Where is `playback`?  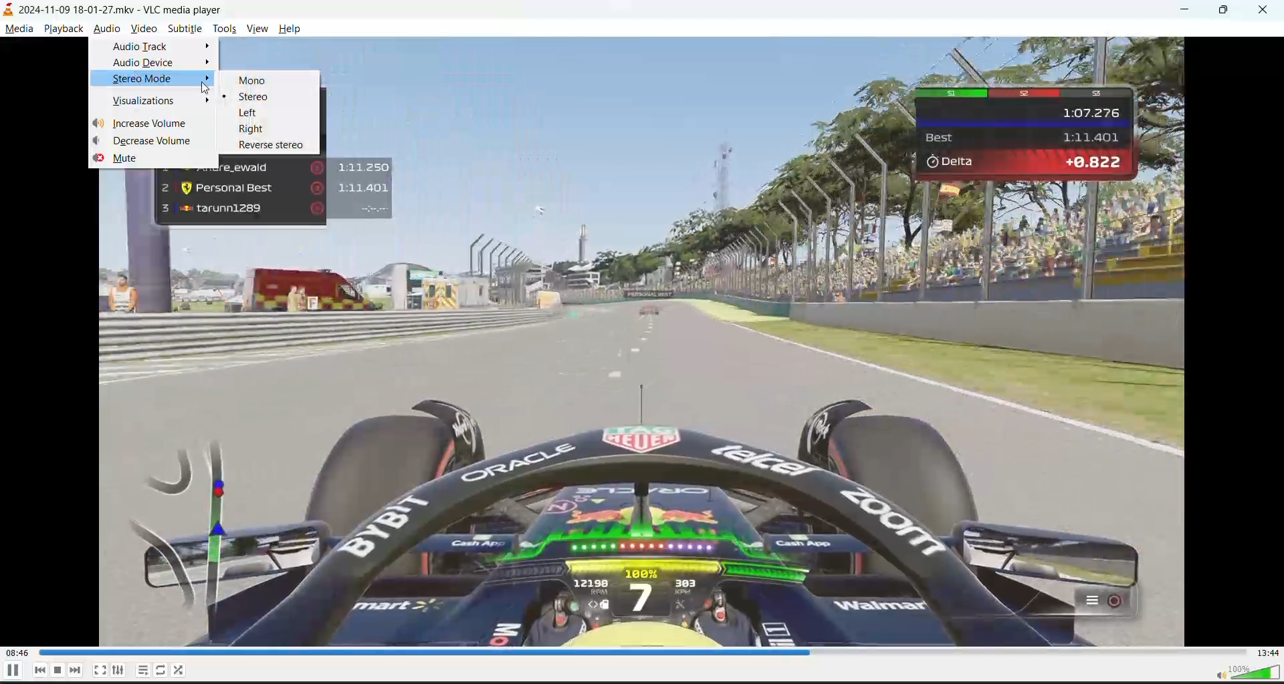
playback is located at coordinates (64, 29).